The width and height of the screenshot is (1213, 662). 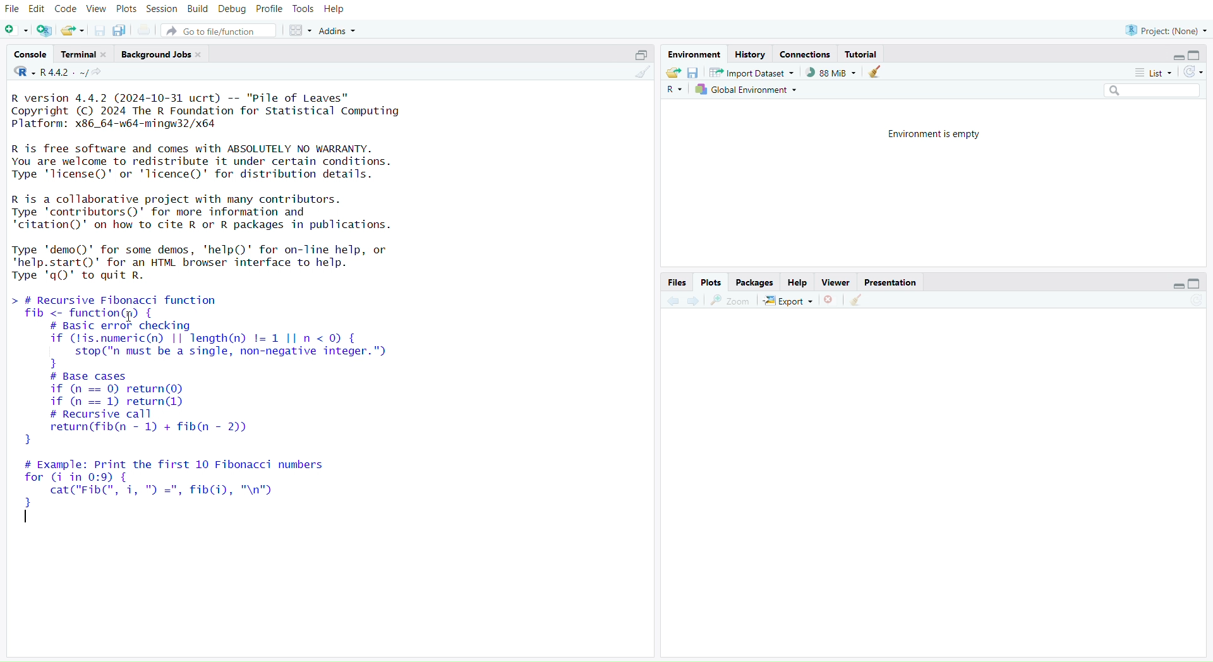 What do you see at coordinates (13, 10) in the screenshot?
I see `file` at bounding box center [13, 10].